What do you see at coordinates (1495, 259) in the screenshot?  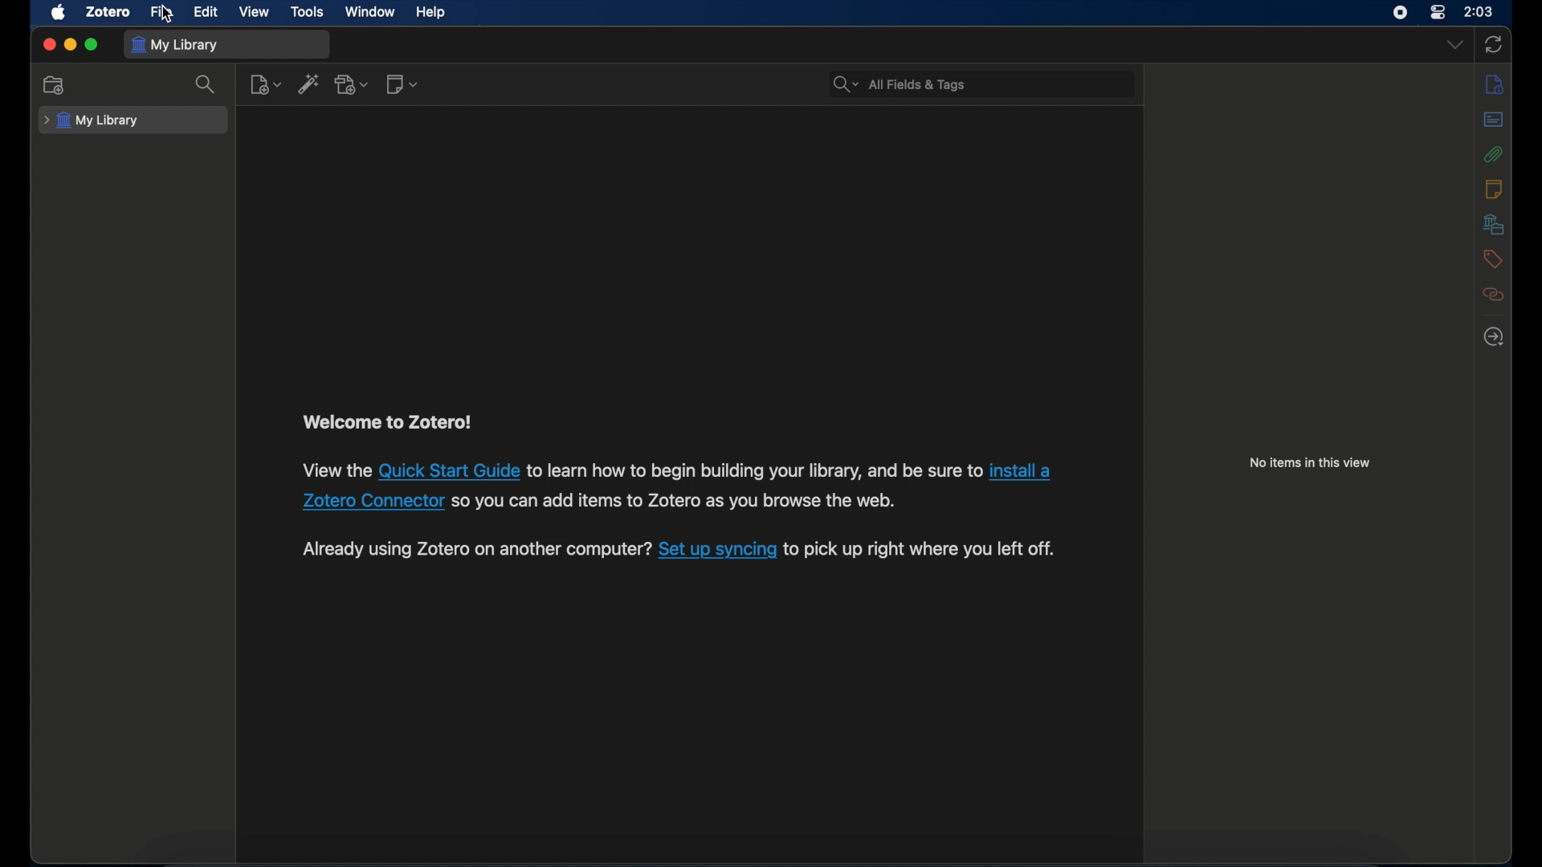 I see `tags` at bounding box center [1495, 259].